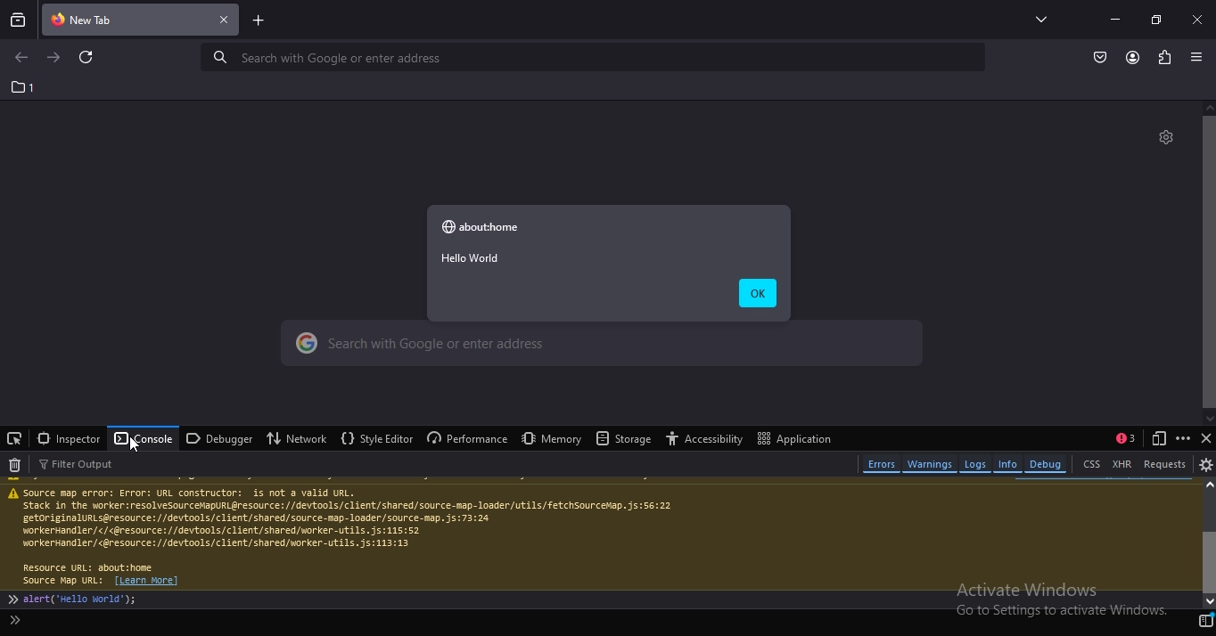  Describe the element at coordinates (1037, 19) in the screenshot. I see `list all tabs` at that location.